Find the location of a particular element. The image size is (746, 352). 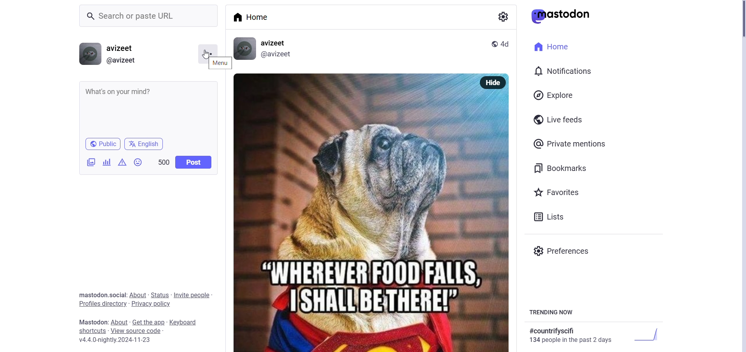

list is located at coordinates (548, 218).